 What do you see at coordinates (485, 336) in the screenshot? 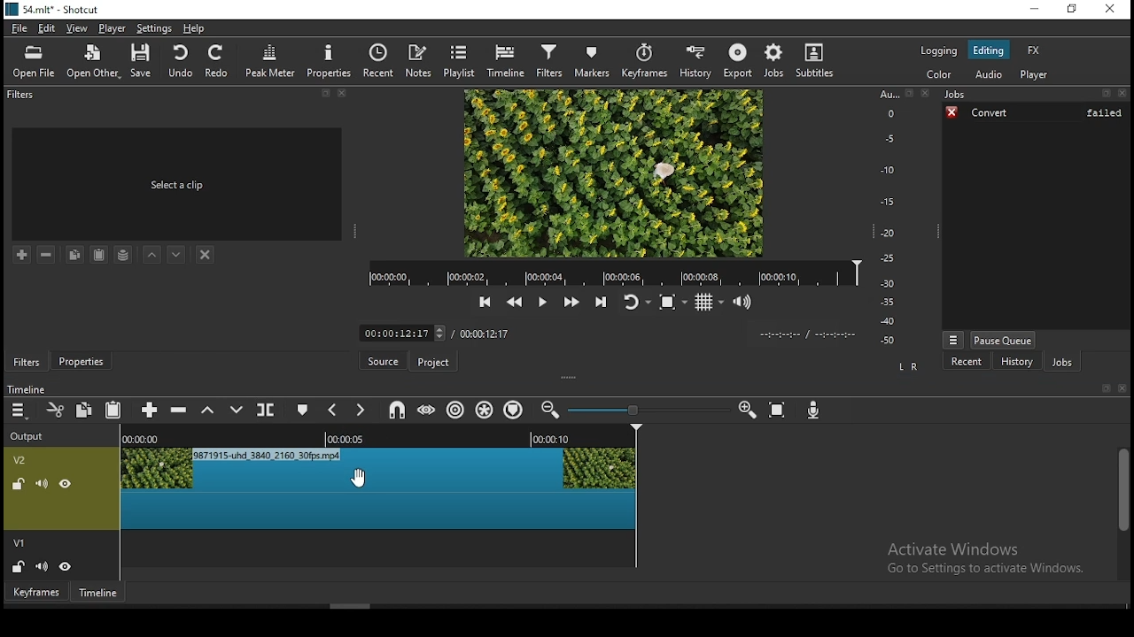
I see `total time` at bounding box center [485, 336].